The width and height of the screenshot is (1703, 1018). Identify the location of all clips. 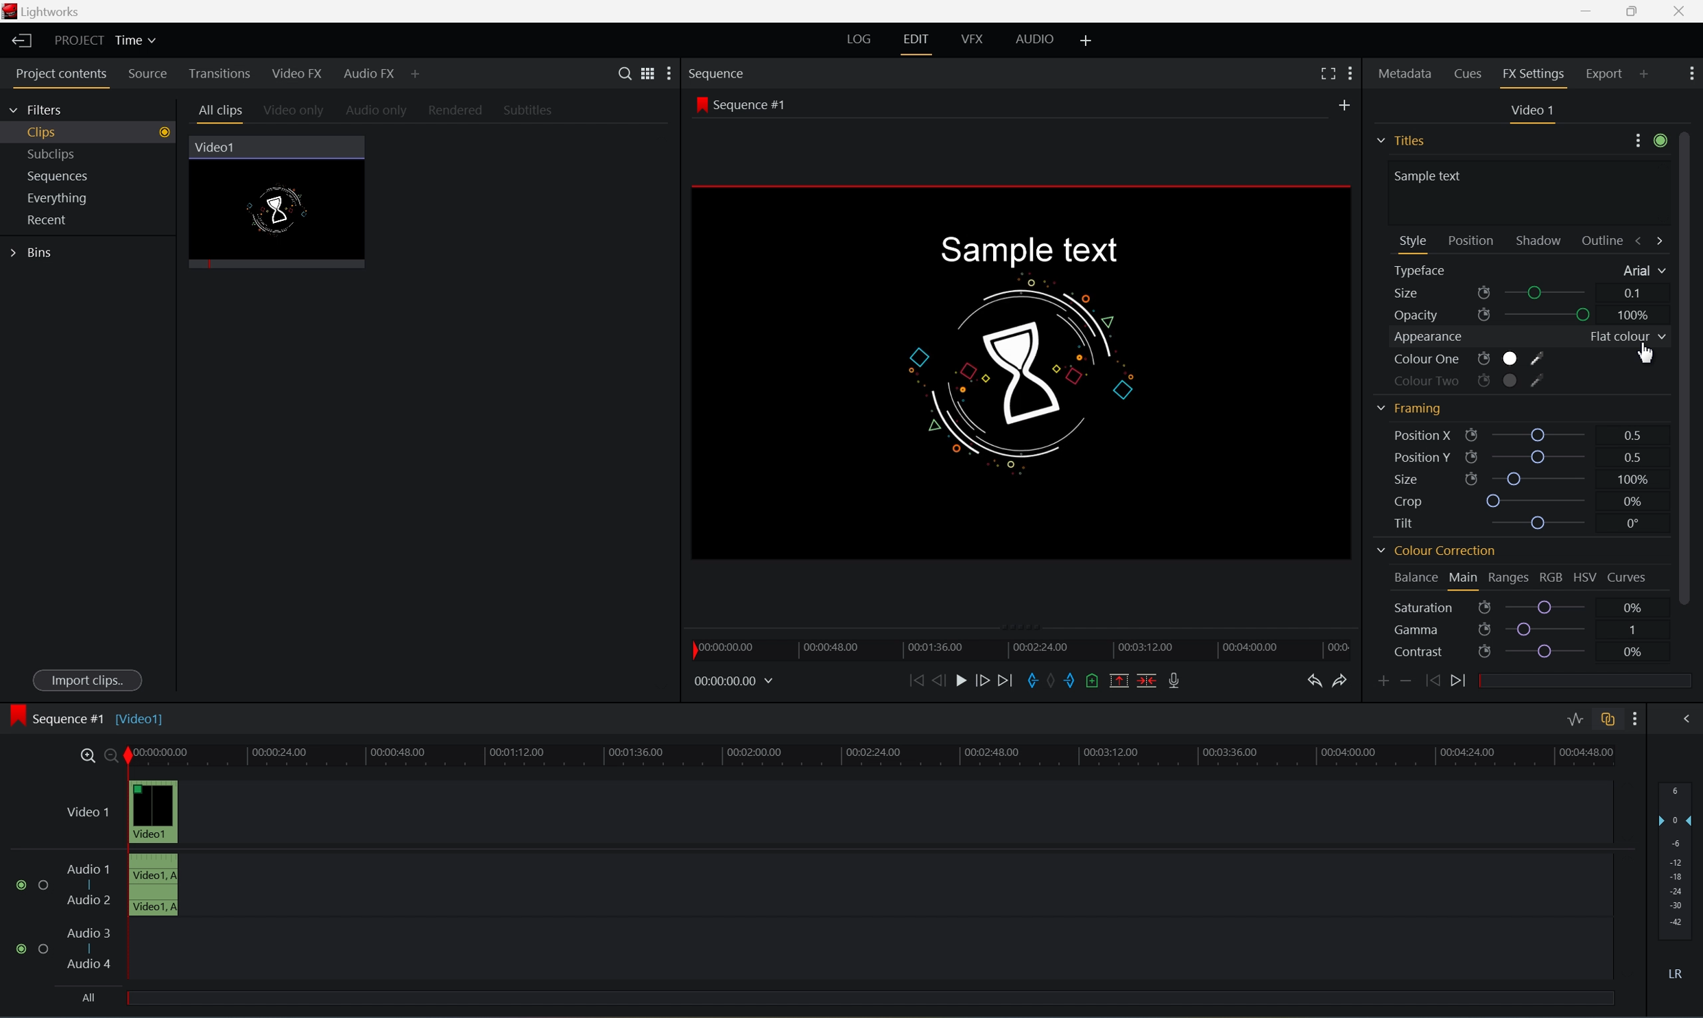
(222, 113).